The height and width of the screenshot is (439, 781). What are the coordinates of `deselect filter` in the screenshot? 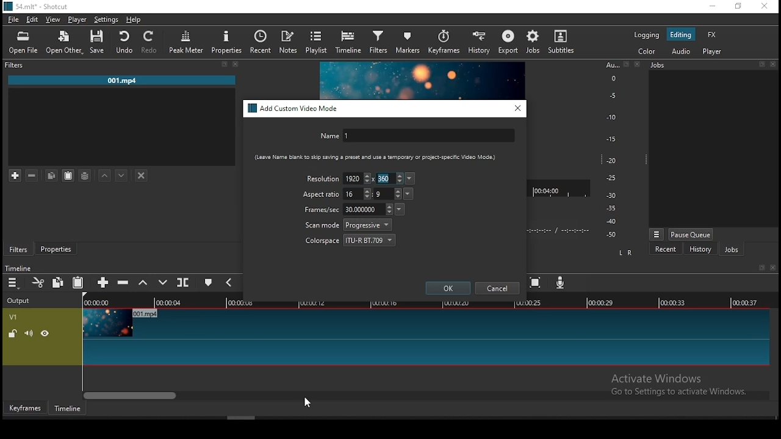 It's located at (142, 176).